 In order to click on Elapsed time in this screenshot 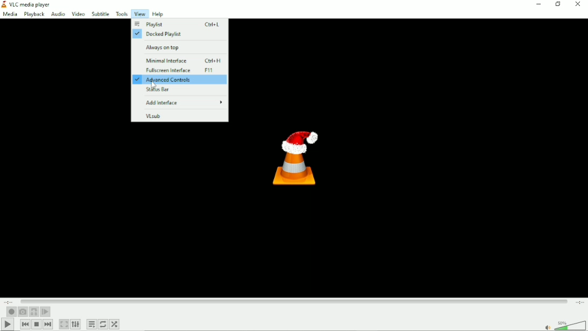, I will do `click(10, 301)`.